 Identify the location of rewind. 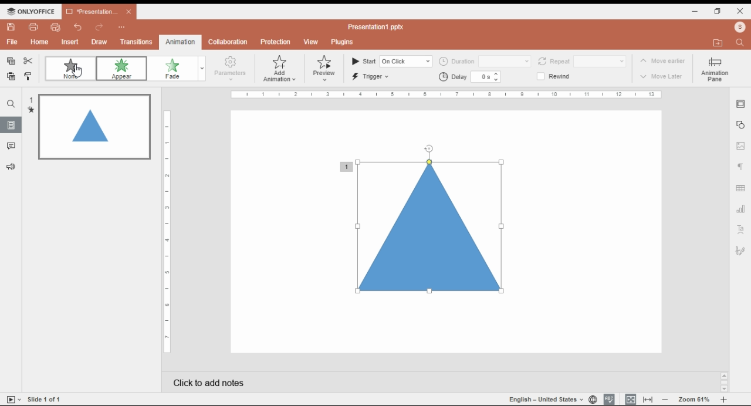
(554, 76).